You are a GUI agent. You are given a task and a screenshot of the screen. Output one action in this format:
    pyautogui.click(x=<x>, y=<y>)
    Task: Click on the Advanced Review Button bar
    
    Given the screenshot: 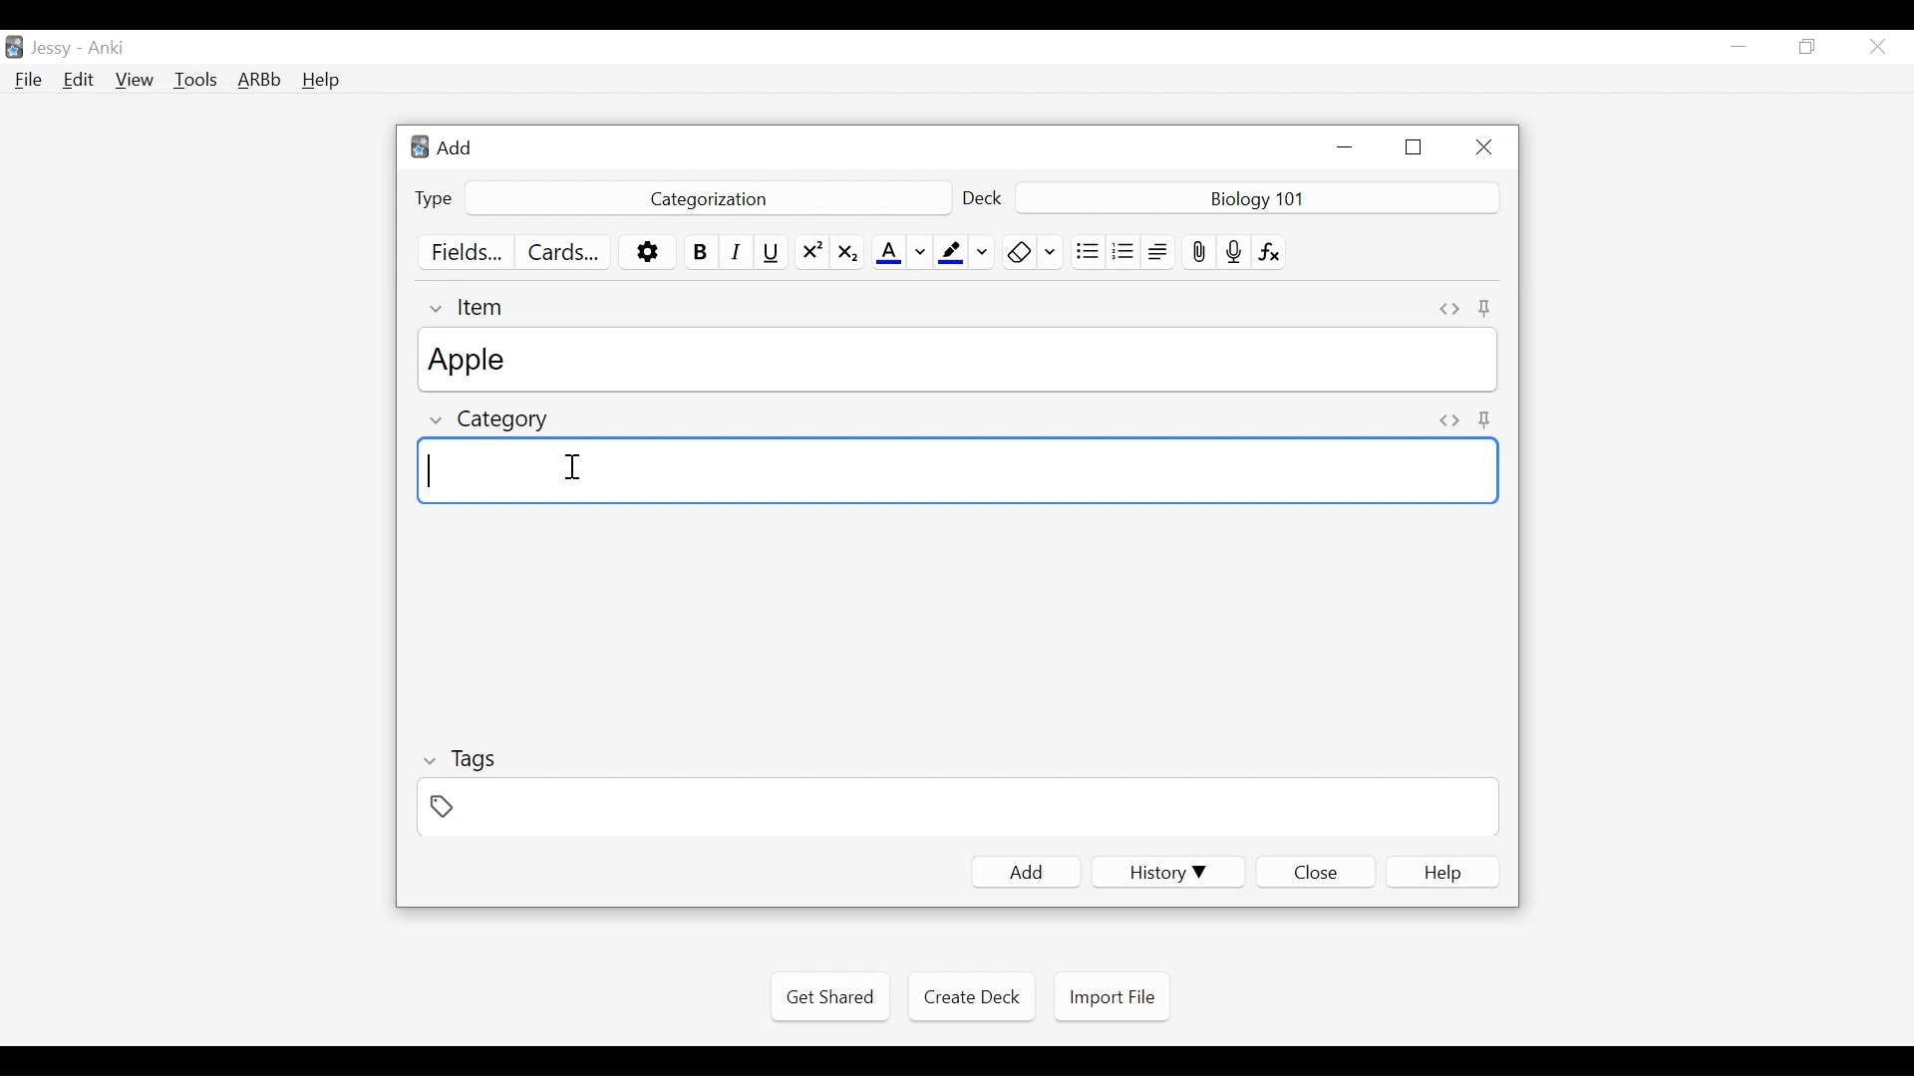 What is the action you would take?
    pyautogui.click(x=260, y=80)
    